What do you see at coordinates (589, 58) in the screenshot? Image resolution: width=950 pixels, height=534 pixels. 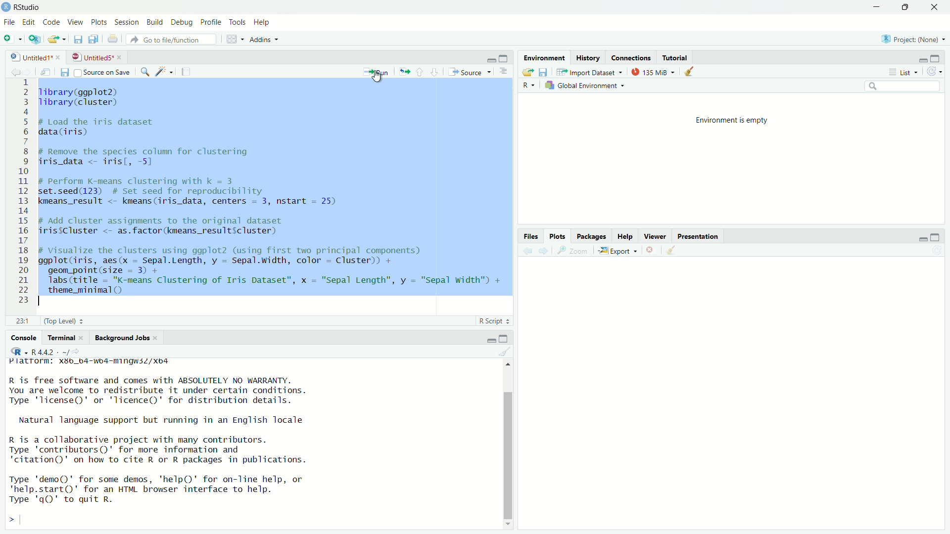 I see `History` at bounding box center [589, 58].